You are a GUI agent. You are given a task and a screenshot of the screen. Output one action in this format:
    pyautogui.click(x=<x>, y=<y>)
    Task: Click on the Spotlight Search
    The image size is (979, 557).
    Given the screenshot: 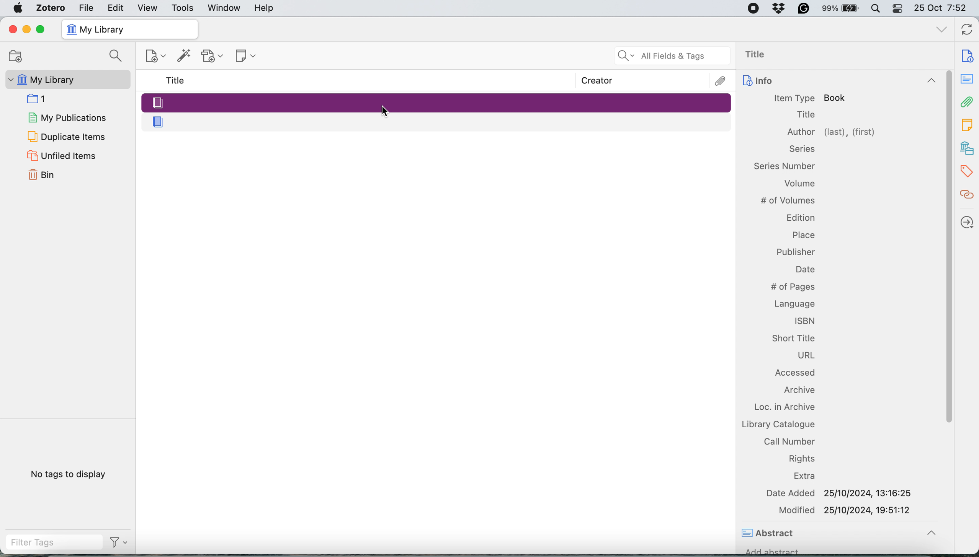 What is the action you would take?
    pyautogui.click(x=875, y=8)
    